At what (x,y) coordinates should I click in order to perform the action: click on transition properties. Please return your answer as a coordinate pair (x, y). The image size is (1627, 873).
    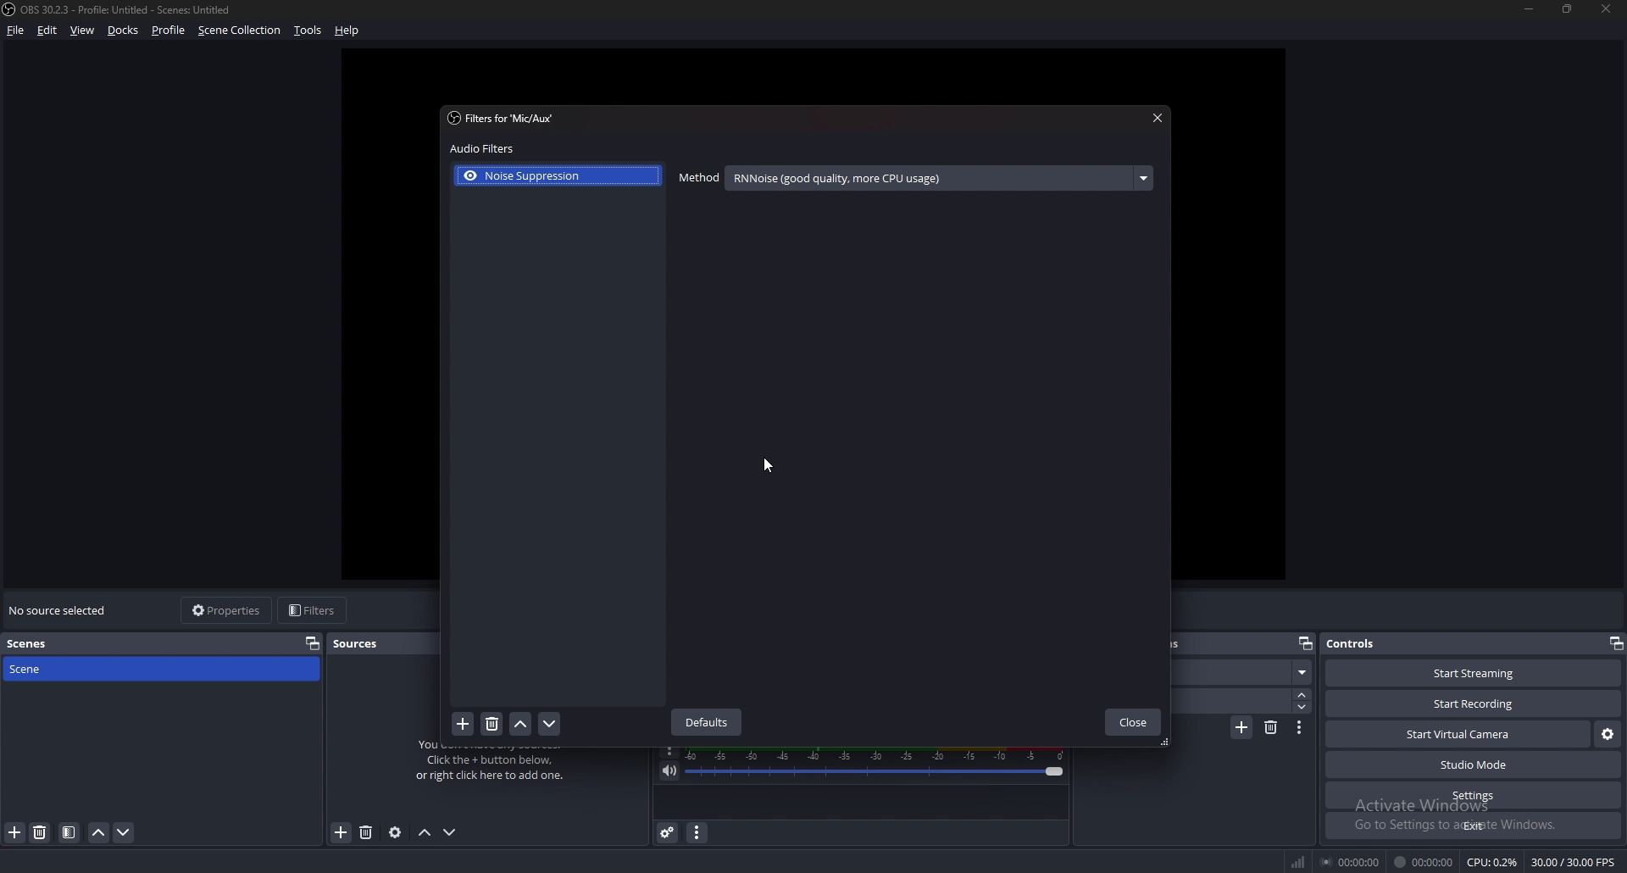
    Looking at the image, I should click on (1302, 728).